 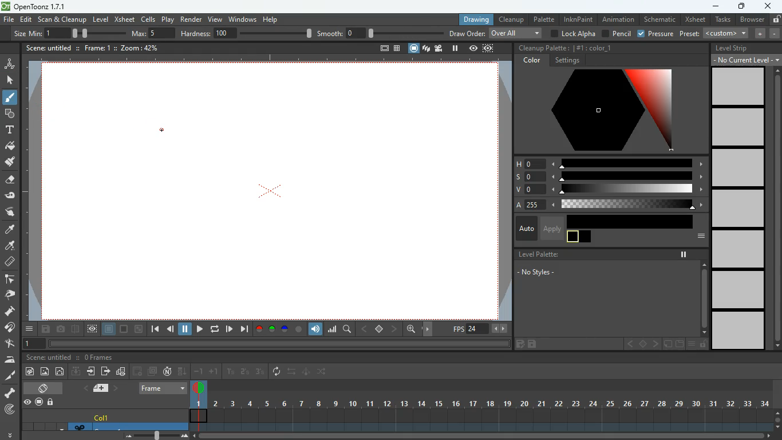 I want to click on zoom, so click(x=141, y=48).